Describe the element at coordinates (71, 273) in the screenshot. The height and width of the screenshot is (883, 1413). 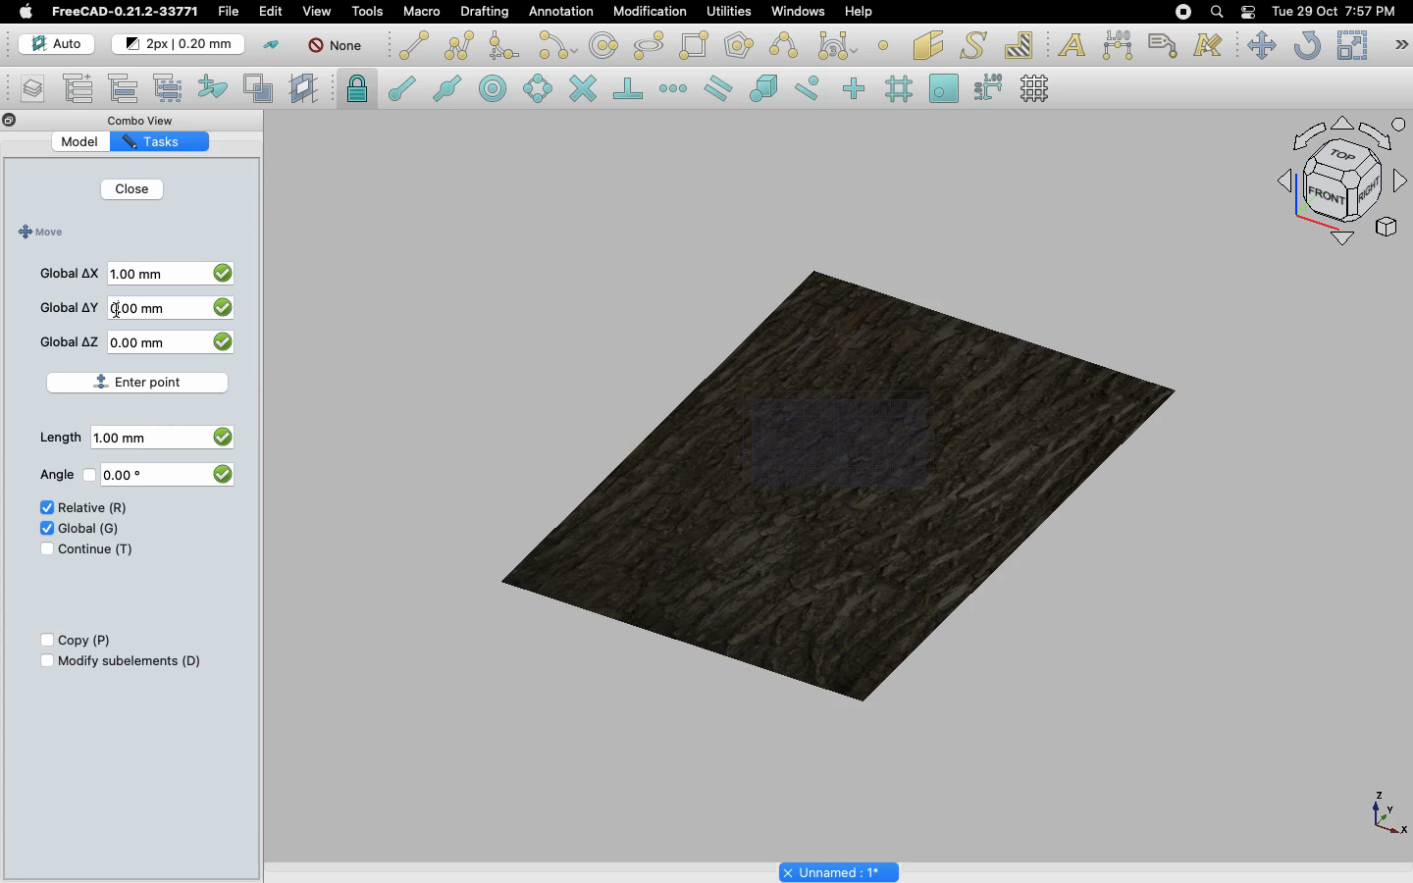
I see `Global X` at that location.